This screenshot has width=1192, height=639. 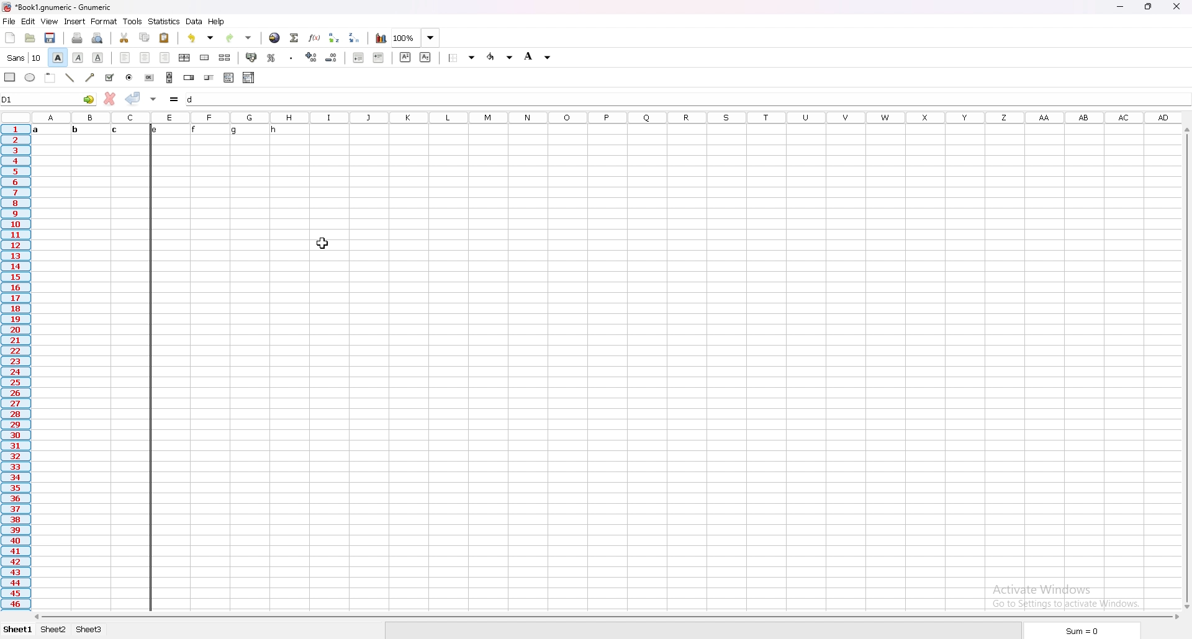 I want to click on statistics, so click(x=165, y=22).